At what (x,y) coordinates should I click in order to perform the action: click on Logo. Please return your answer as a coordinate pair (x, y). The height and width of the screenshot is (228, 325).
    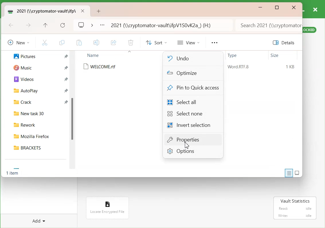
    Looking at the image, I should click on (81, 24).